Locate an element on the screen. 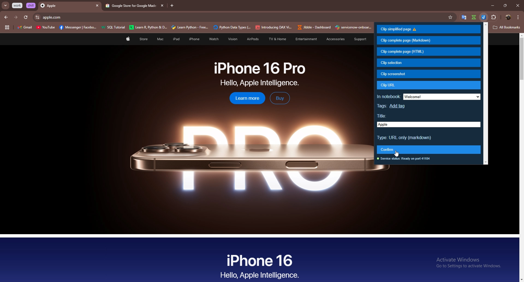 The height and width of the screenshot is (282, 524). service status: Ready on port 41184 is located at coordinates (405, 158).